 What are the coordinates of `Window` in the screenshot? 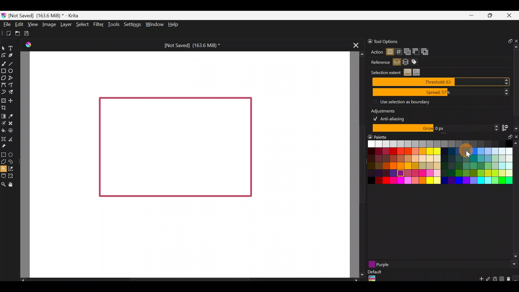 It's located at (154, 24).